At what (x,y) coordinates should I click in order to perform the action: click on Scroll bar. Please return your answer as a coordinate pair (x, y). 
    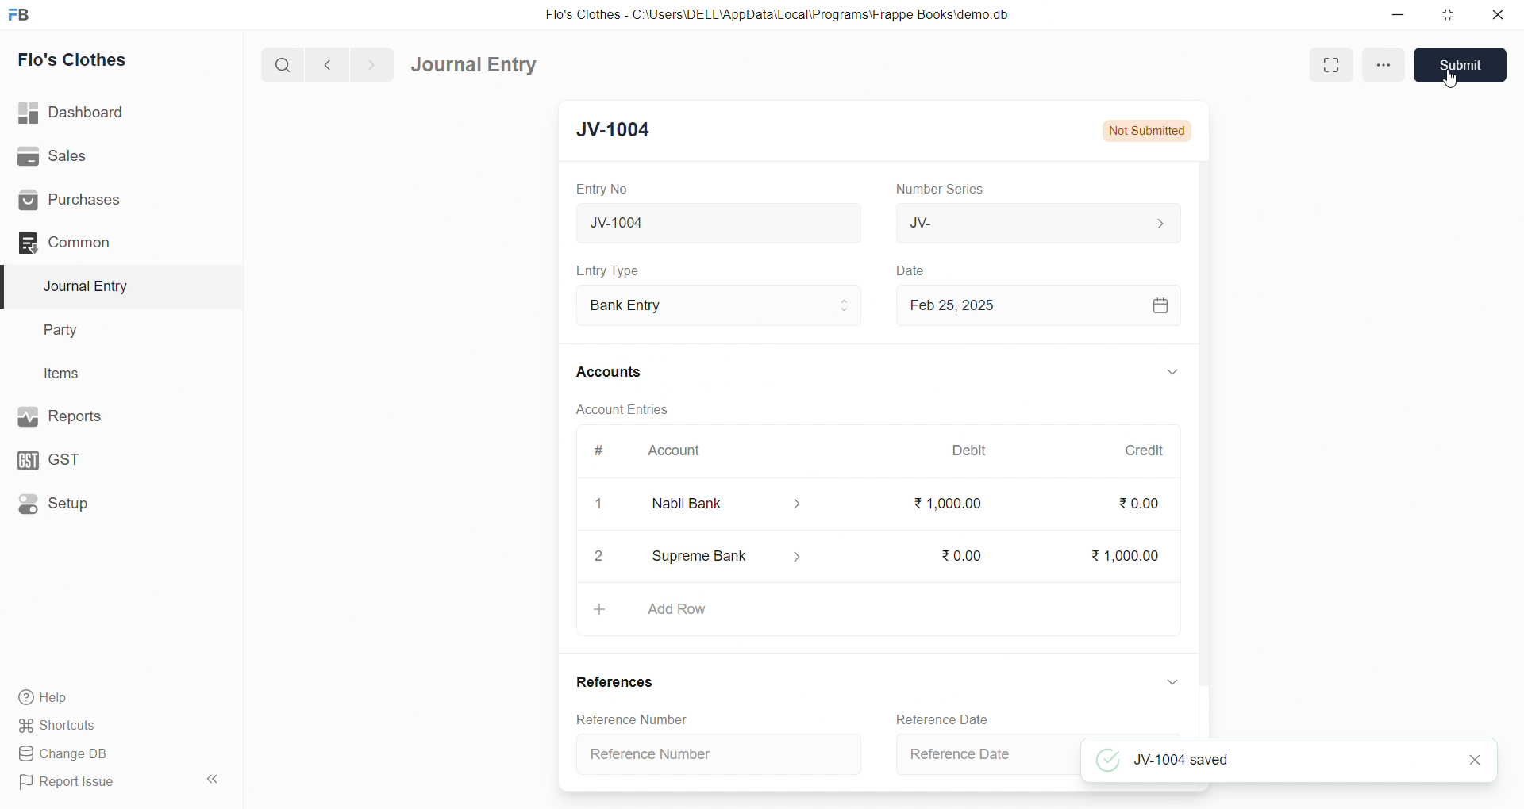
    Looking at the image, I should click on (1201, 447).